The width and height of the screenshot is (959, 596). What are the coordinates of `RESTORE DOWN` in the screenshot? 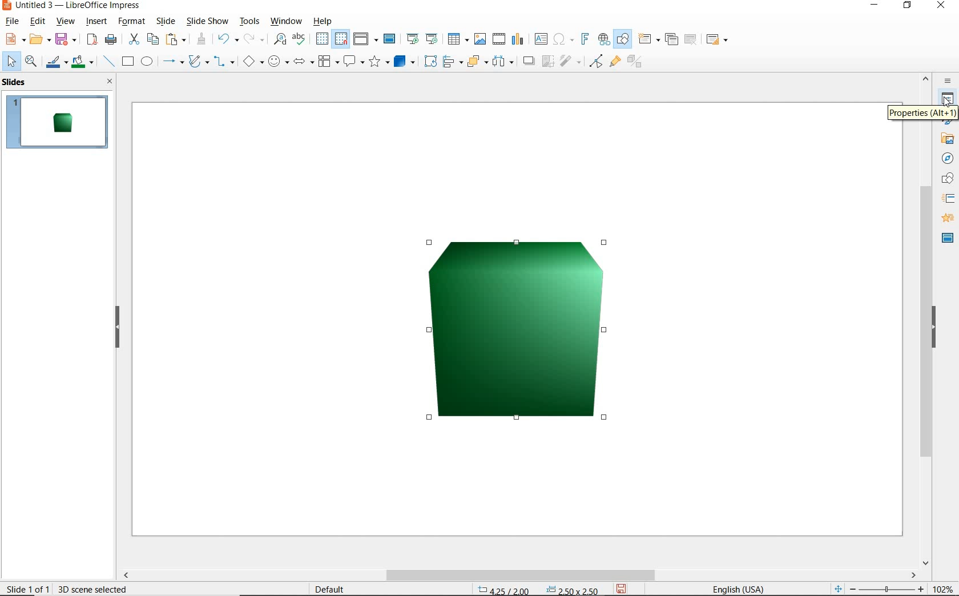 It's located at (907, 6).